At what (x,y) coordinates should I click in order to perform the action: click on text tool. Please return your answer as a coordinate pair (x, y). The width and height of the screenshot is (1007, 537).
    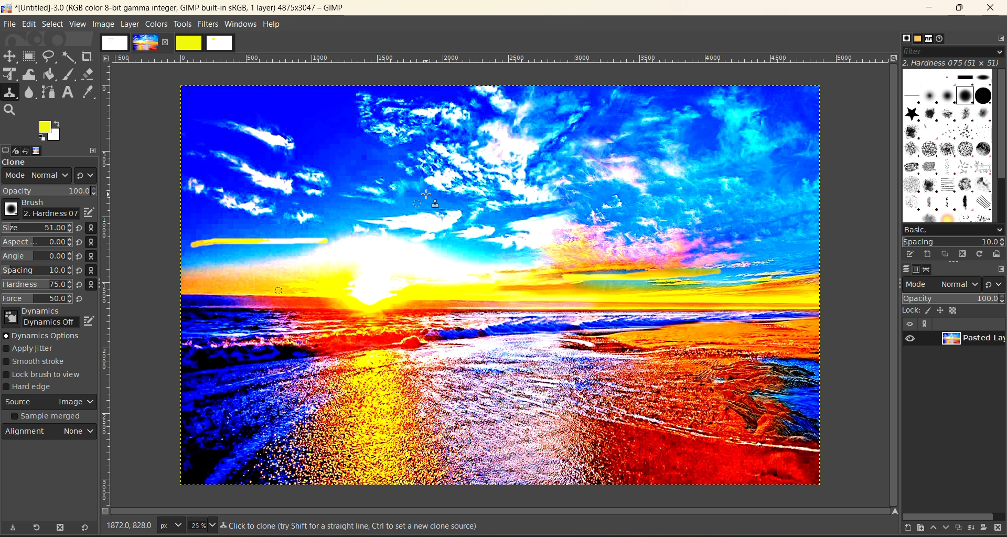
    Looking at the image, I should click on (69, 93).